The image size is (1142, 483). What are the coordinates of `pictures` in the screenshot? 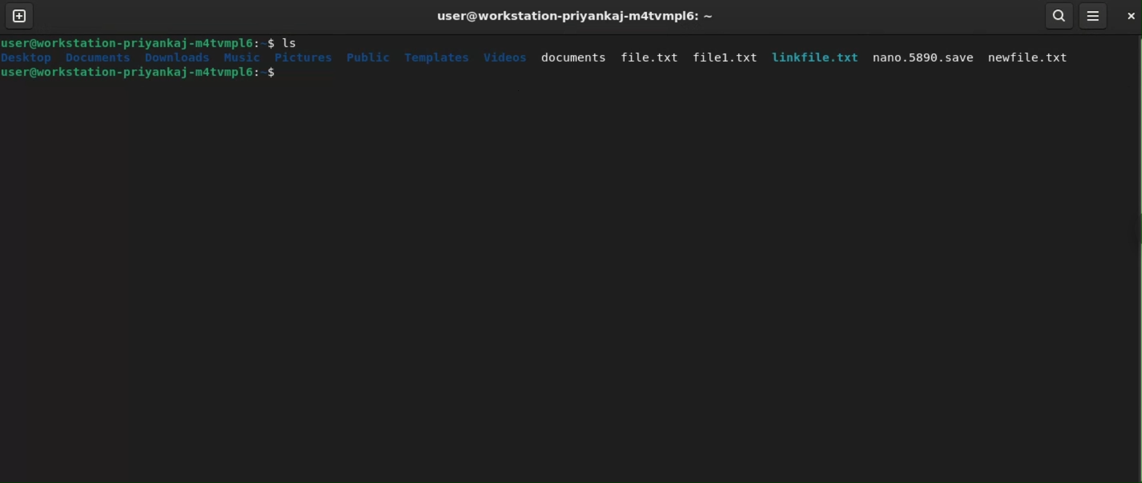 It's located at (303, 57).